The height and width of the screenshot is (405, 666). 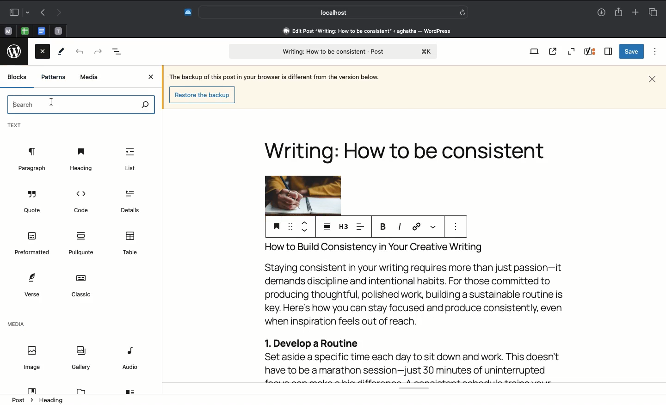 What do you see at coordinates (79, 52) in the screenshot?
I see `Back` at bounding box center [79, 52].